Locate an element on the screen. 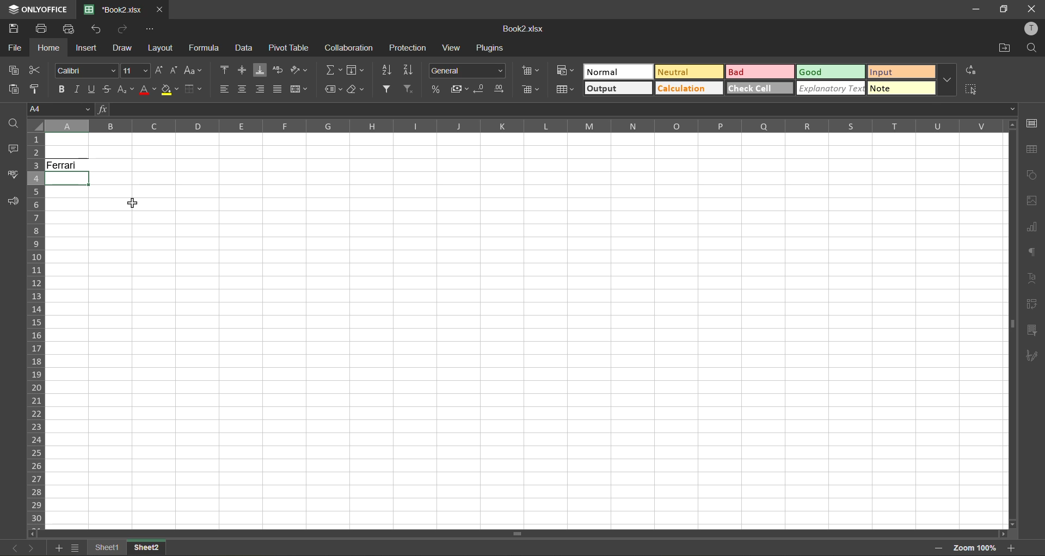  align bottom is located at coordinates (261, 70).